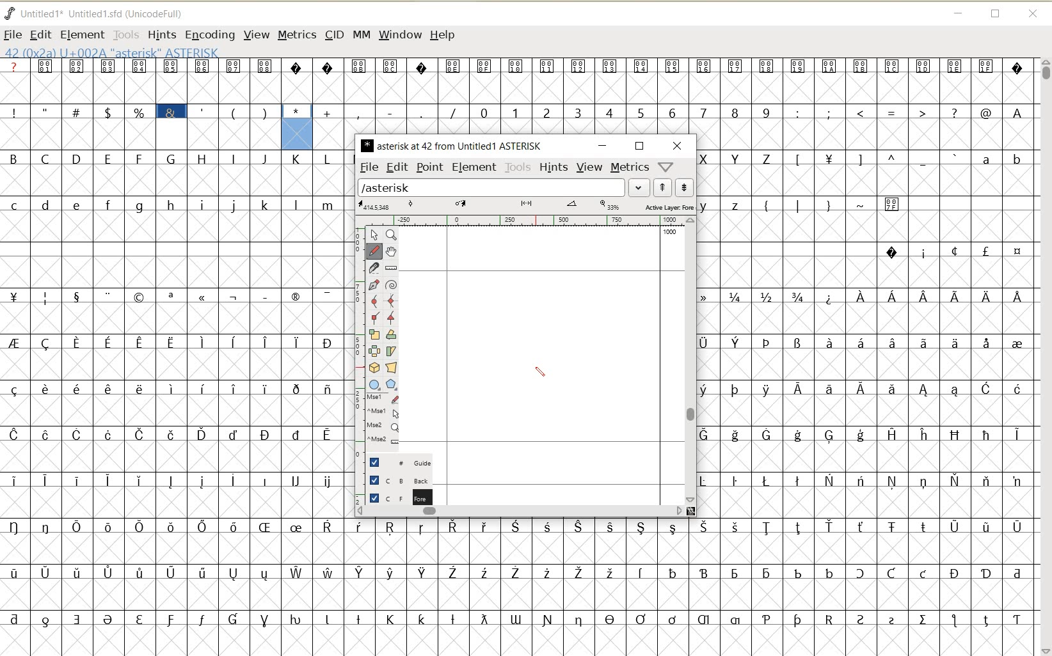  I want to click on POINT, so click(431, 168).